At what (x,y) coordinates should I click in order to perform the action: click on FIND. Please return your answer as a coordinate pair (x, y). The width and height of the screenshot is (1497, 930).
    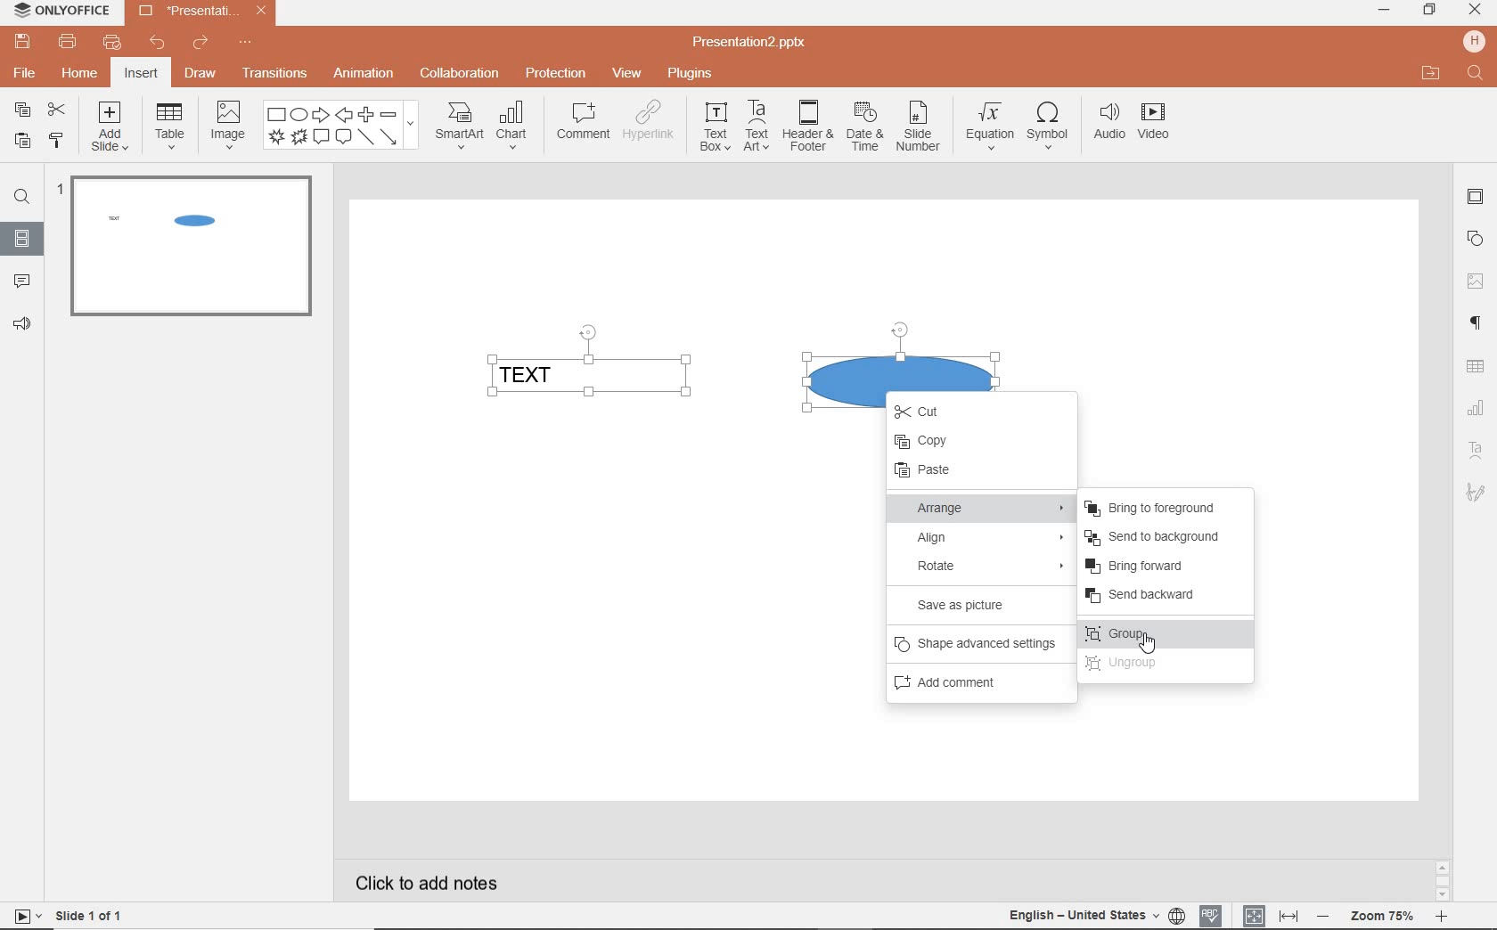
    Looking at the image, I should click on (20, 200).